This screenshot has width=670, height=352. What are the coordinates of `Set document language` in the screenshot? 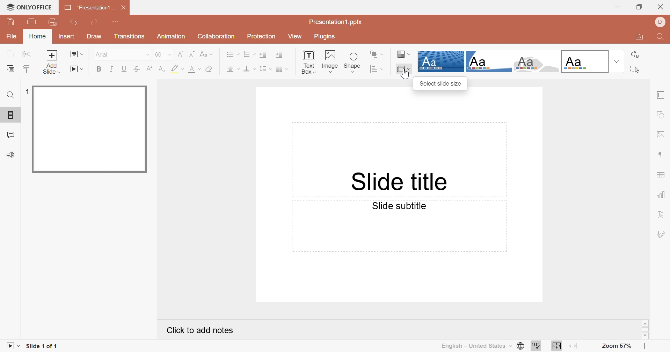 It's located at (522, 346).